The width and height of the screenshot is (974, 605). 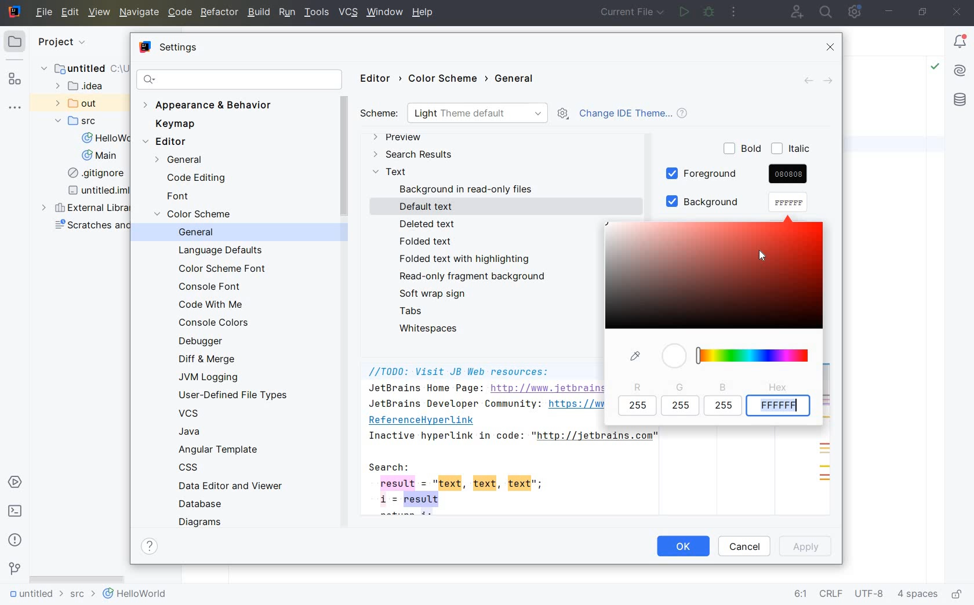 I want to click on CANCEL, so click(x=746, y=546).